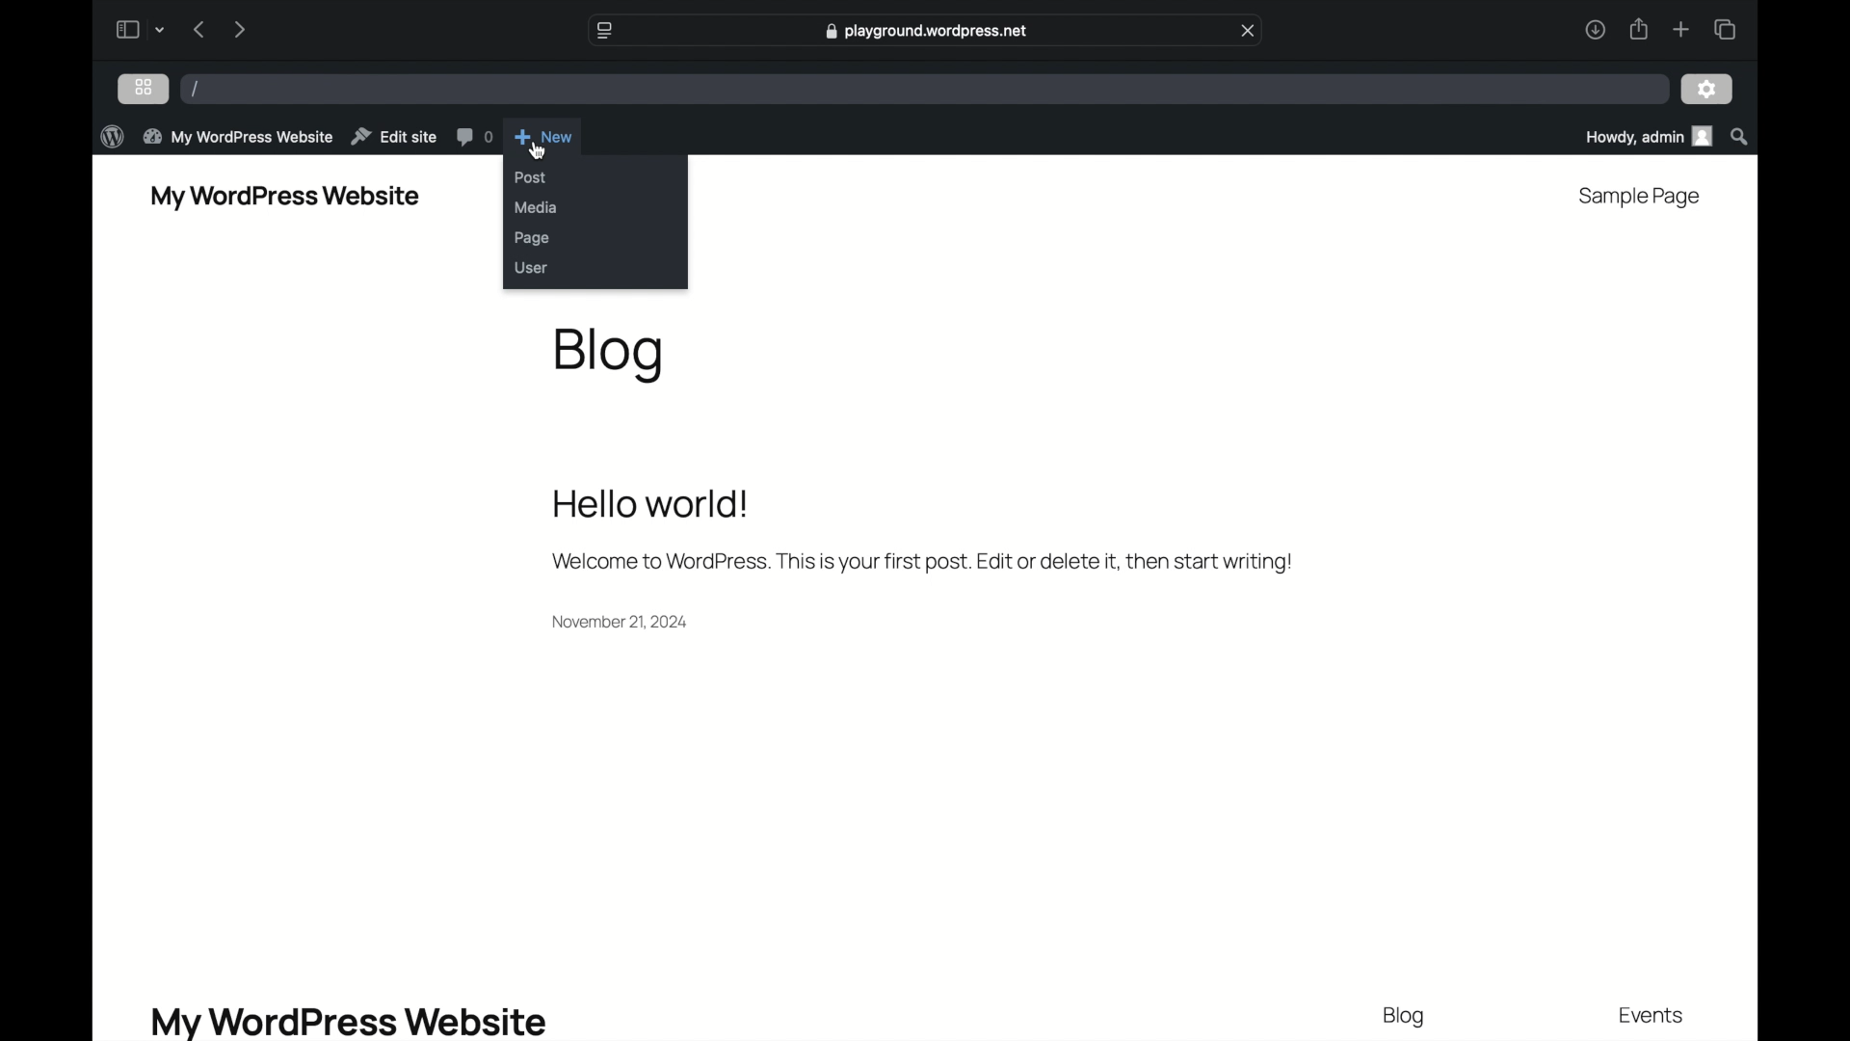 Image resolution: width=1850 pixels, height=1041 pixels. What do you see at coordinates (394, 136) in the screenshot?
I see `edit site` at bounding box center [394, 136].